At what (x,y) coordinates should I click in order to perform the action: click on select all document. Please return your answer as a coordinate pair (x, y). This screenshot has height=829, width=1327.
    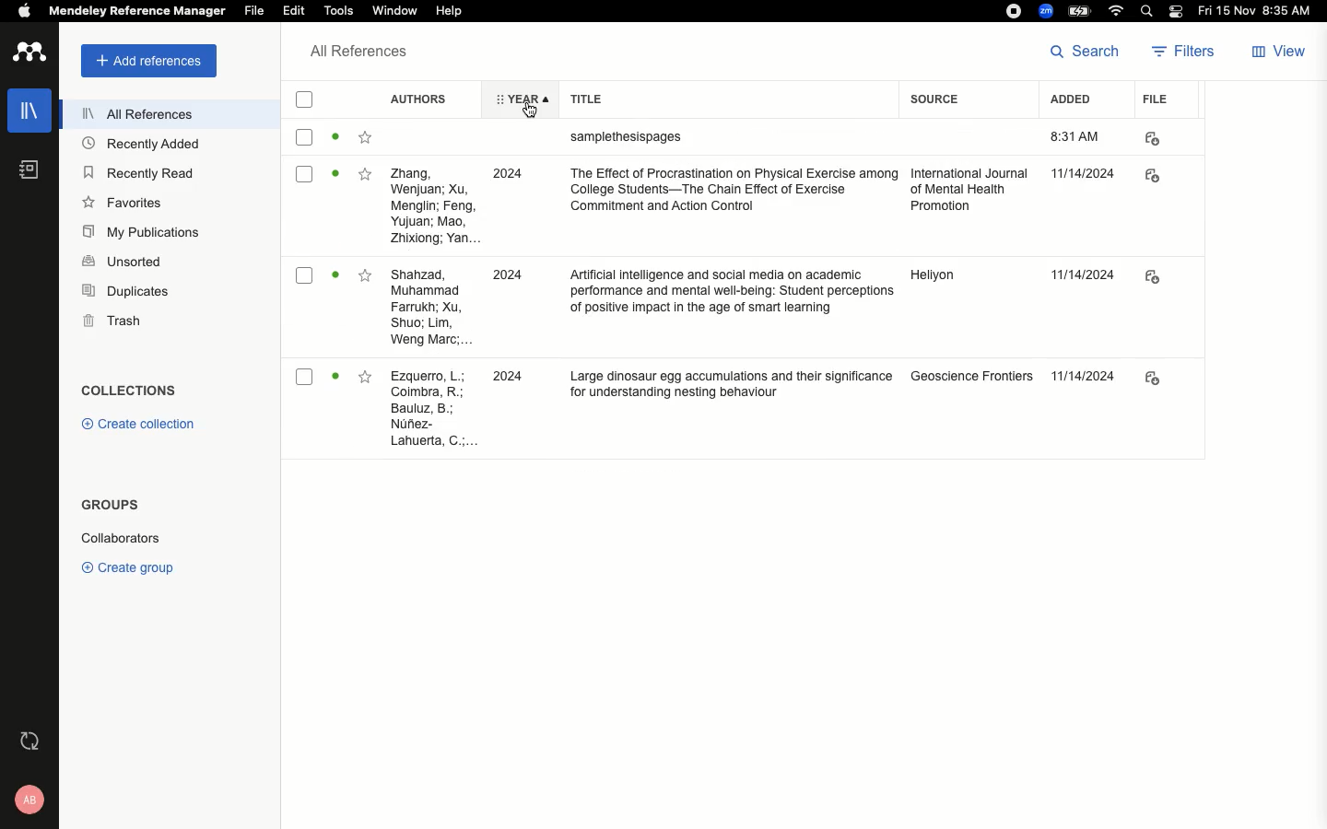
    Looking at the image, I should click on (309, 99).